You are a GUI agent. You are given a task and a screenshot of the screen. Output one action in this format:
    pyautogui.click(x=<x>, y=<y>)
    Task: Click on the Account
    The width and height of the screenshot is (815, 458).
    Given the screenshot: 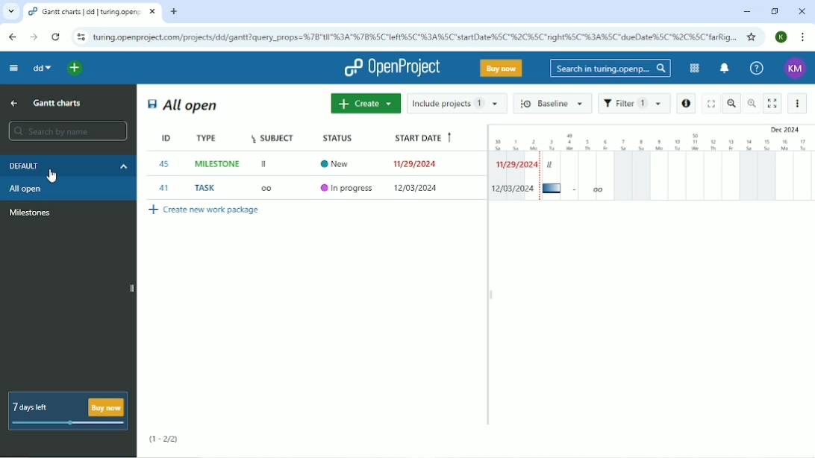 What is the action you would take?
    pyautogui.click(x=795, y=69)
    